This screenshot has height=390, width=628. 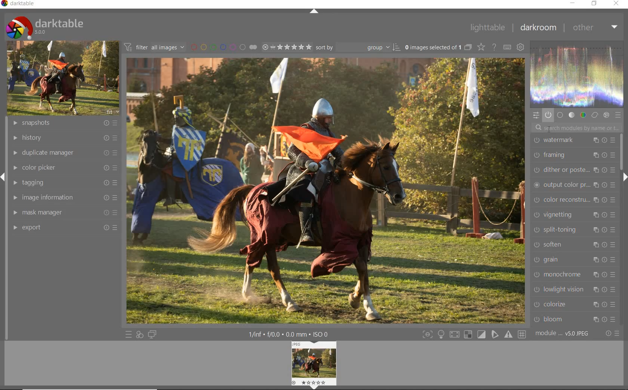 What do you see at coordinates (594, 3) in the screenshot?
I see `restore` at bounding box center [594, 3].